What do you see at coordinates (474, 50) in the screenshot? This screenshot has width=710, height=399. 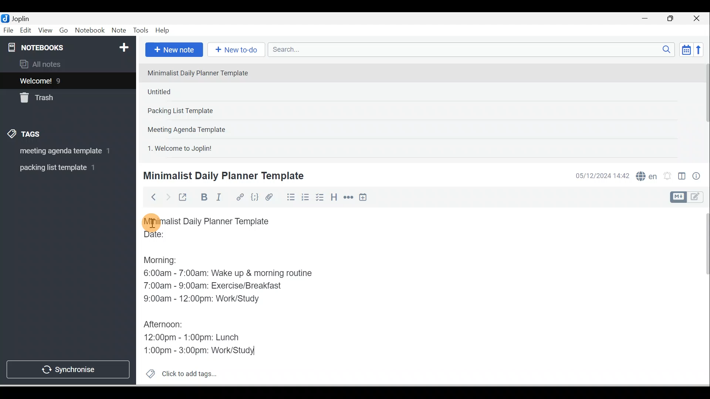 I see `Search bar` at bounding box center [474, 50].